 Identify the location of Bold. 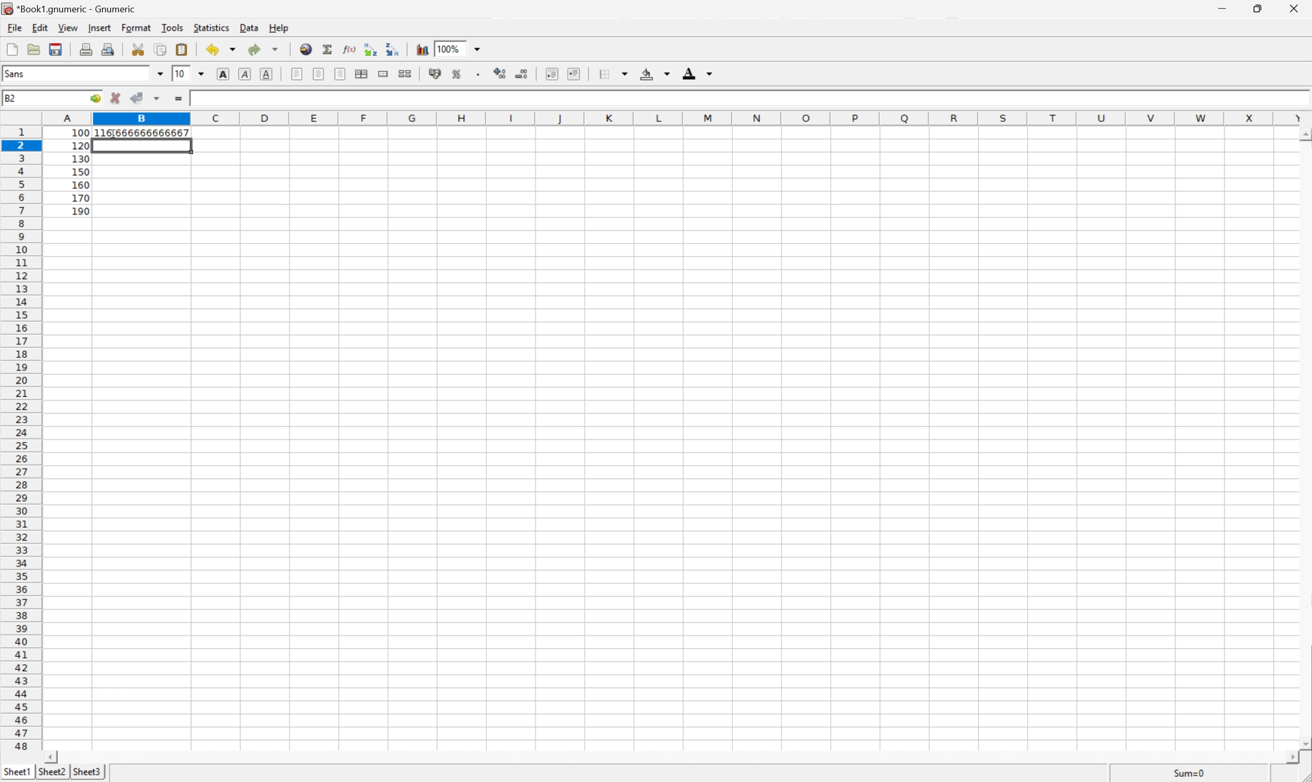
(224, 76).